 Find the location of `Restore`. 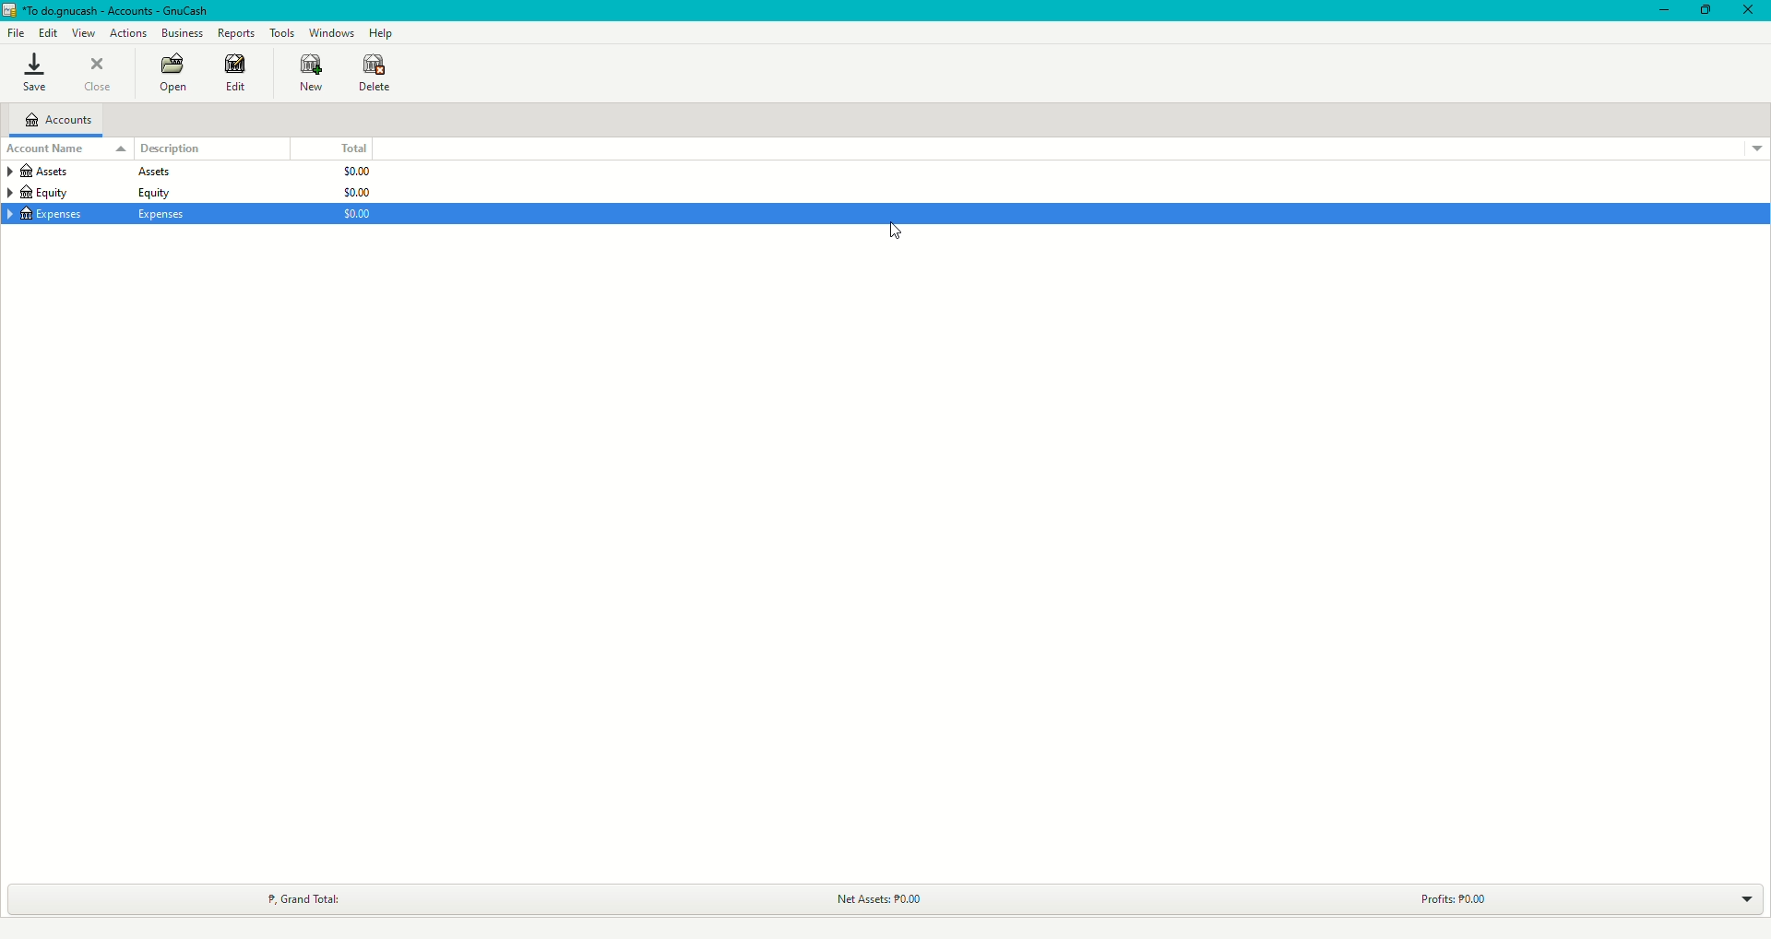

Restore is located at coordinates (1704, 11).